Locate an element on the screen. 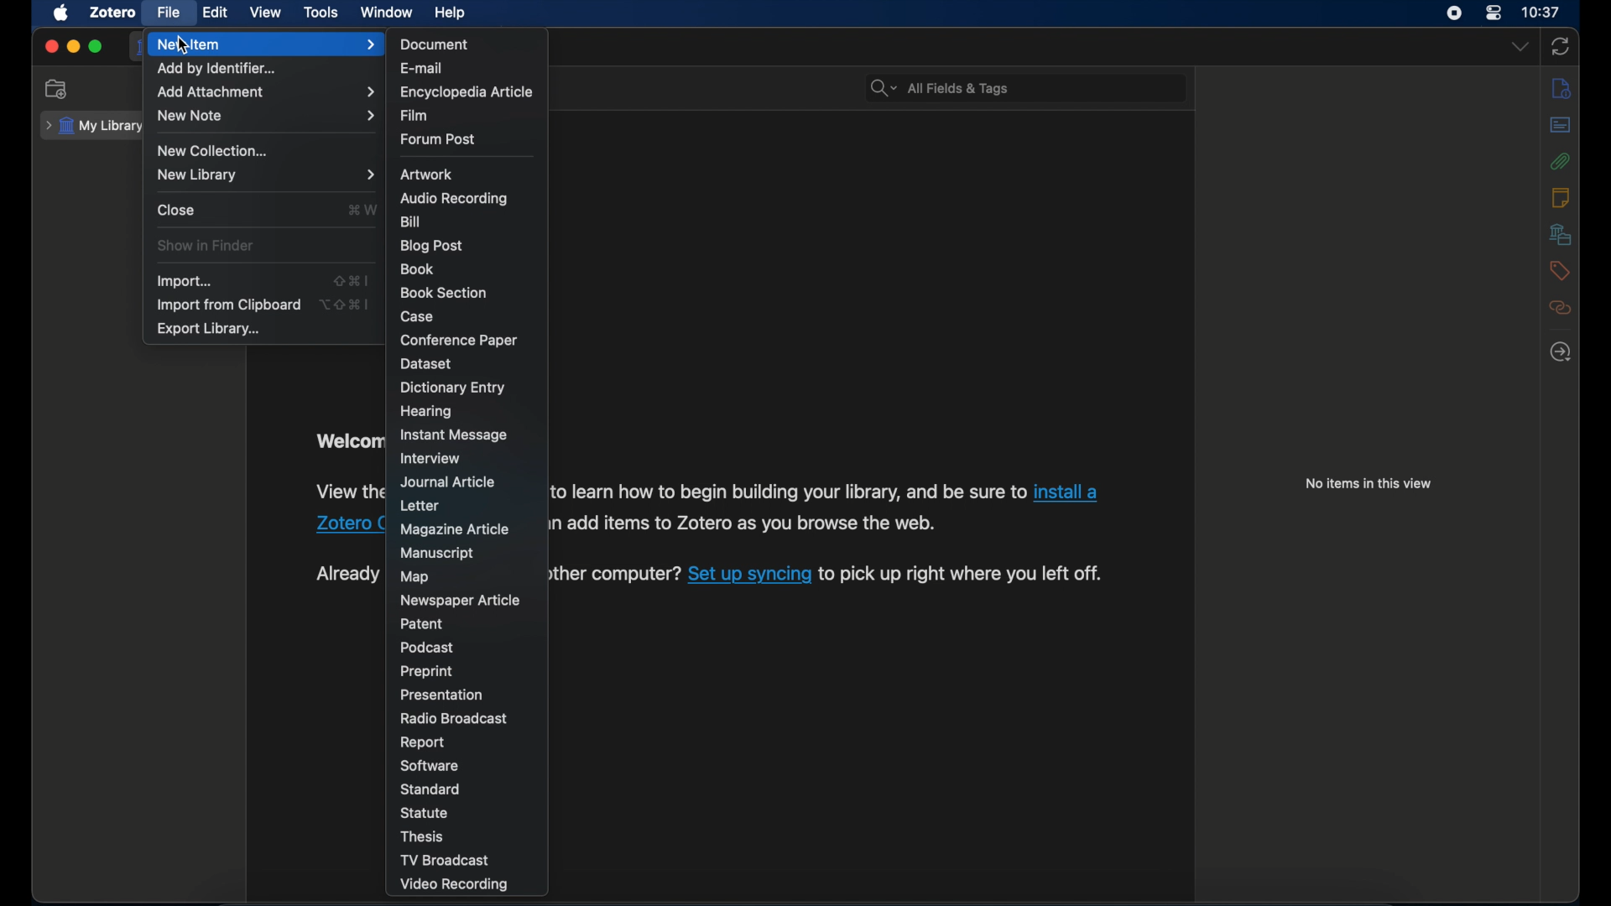 This screenshot has width=1611, height=906. software information is located at coordinates (617, 573).